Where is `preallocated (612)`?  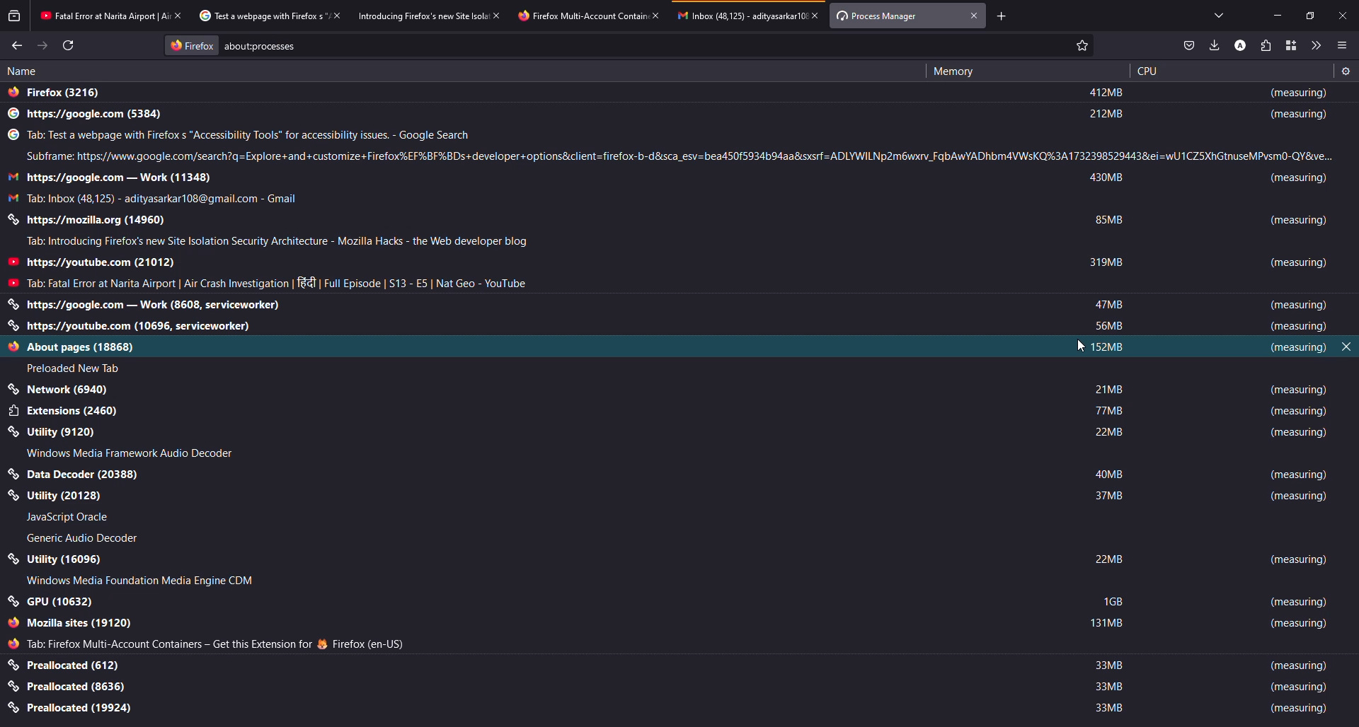 preallocated (612) is located at coordinates (64, 664).